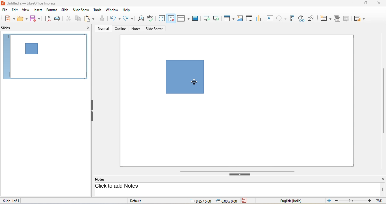  Describe the element at coordinates (364, 4) in the screenshot. I see `maximize` at that location.